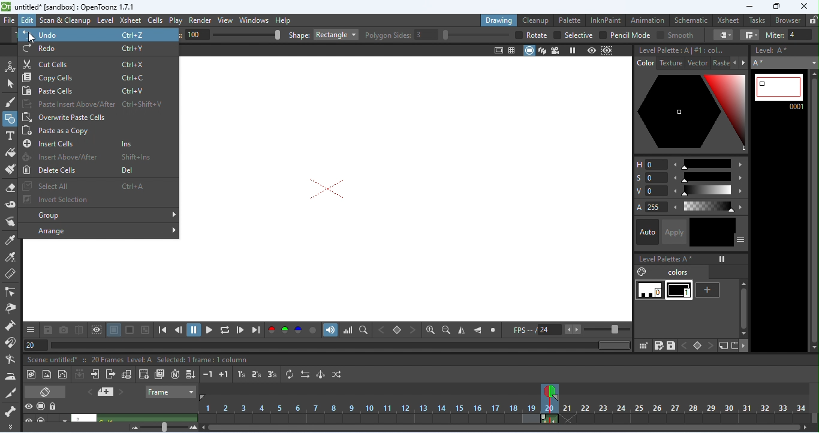 The height and width of the screenshot is (433, 819). What do you see at coordinates (100, 34) in the screenshot?
I see `undo` at bounding box center [100, 34].